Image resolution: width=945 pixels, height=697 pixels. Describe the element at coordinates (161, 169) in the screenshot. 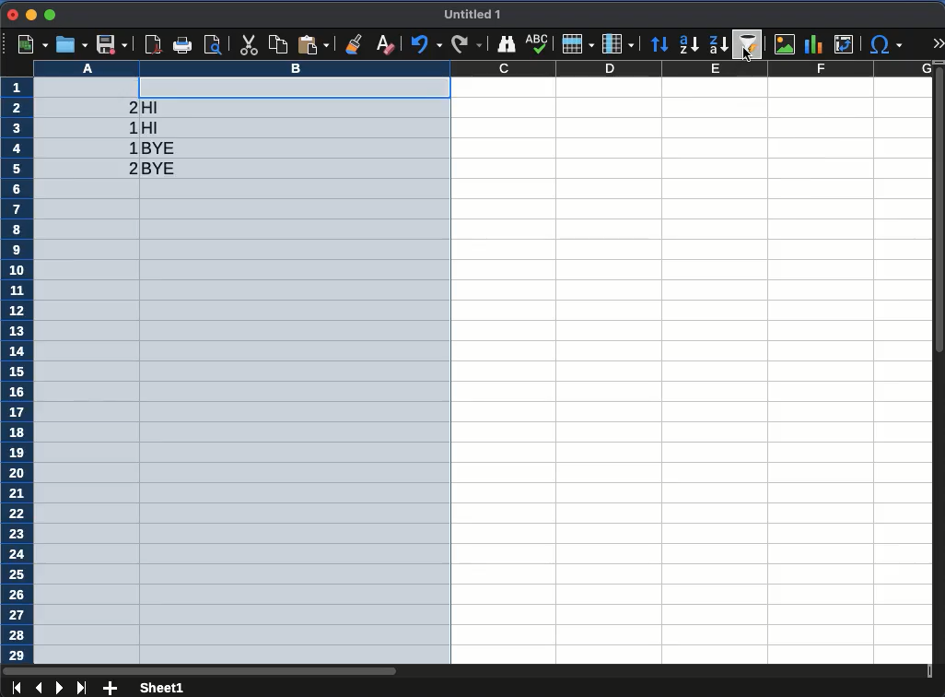

I see `bye` at that location.